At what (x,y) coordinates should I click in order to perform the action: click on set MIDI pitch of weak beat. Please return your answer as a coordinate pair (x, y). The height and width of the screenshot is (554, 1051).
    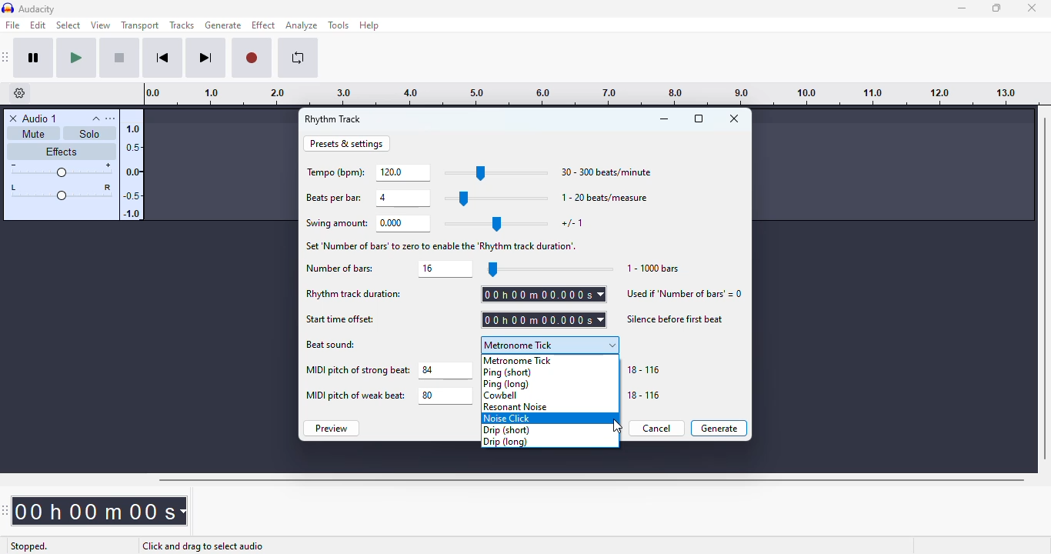
    Looking at the image, I should click on (446, 395).